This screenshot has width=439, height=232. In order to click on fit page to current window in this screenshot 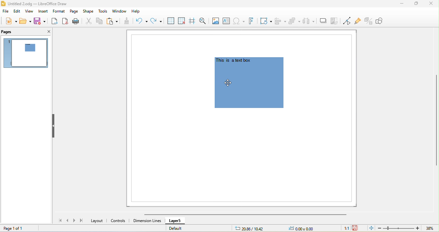, I will do `click(371, 228)`.